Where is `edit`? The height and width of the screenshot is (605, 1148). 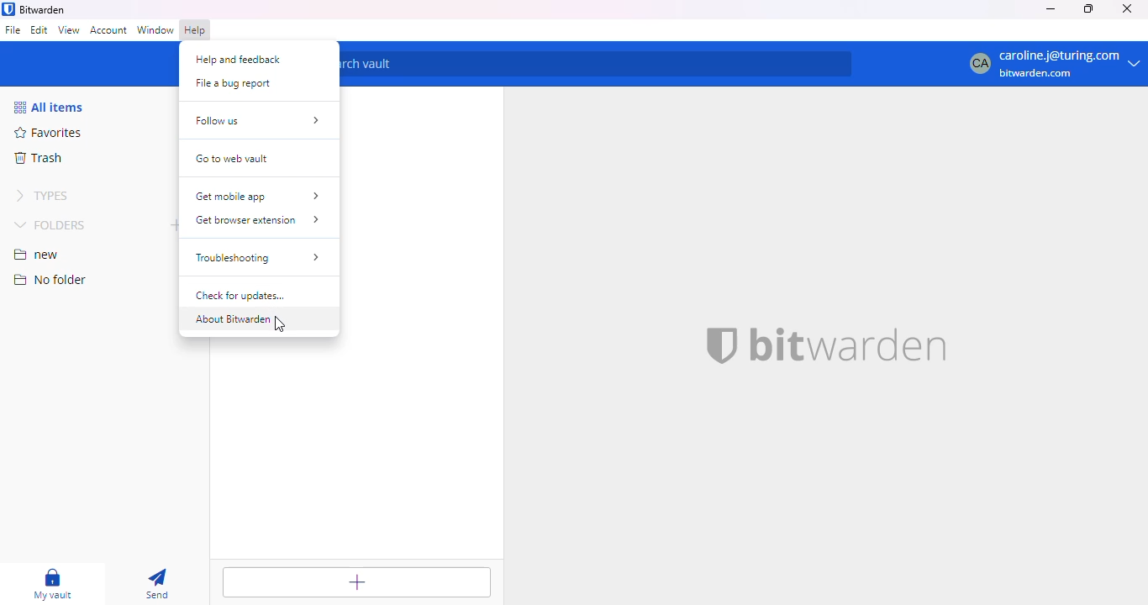 edit is located at coordinates (39, 29).